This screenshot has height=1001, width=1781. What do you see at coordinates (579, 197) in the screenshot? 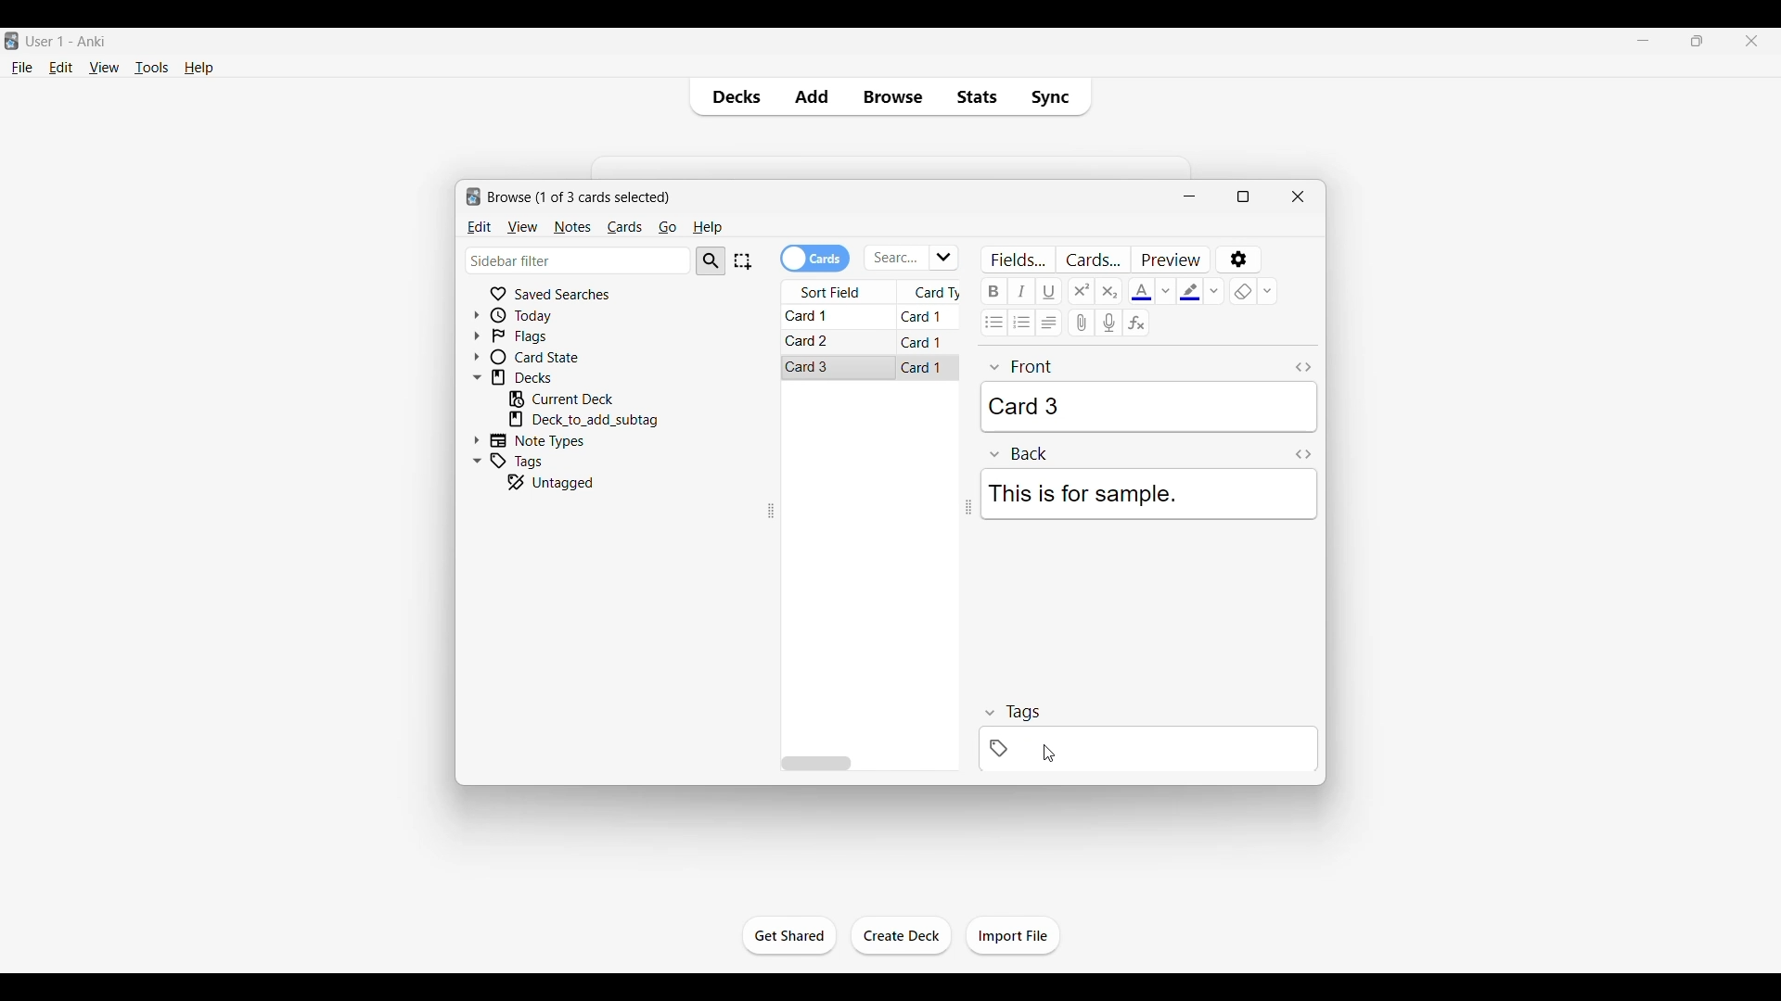
I see `Number of cards to browse and window name` at bounding box center [579, 197].